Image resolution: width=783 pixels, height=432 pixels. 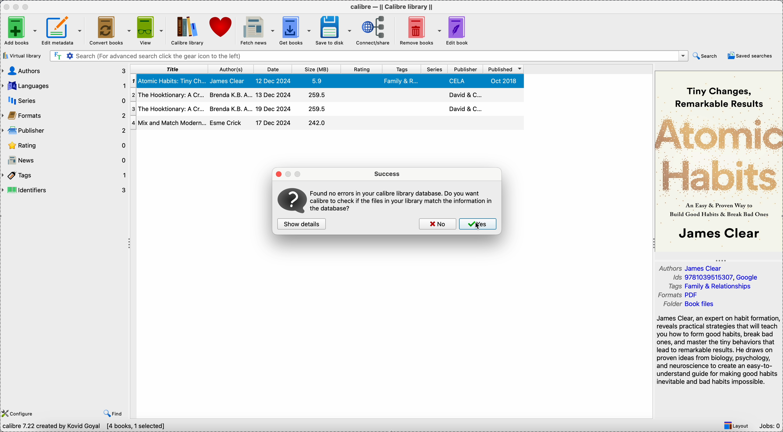 What do you see at coordinates (504, 70) in the screenshot?
I see `published` at bounding box center [504, 70].